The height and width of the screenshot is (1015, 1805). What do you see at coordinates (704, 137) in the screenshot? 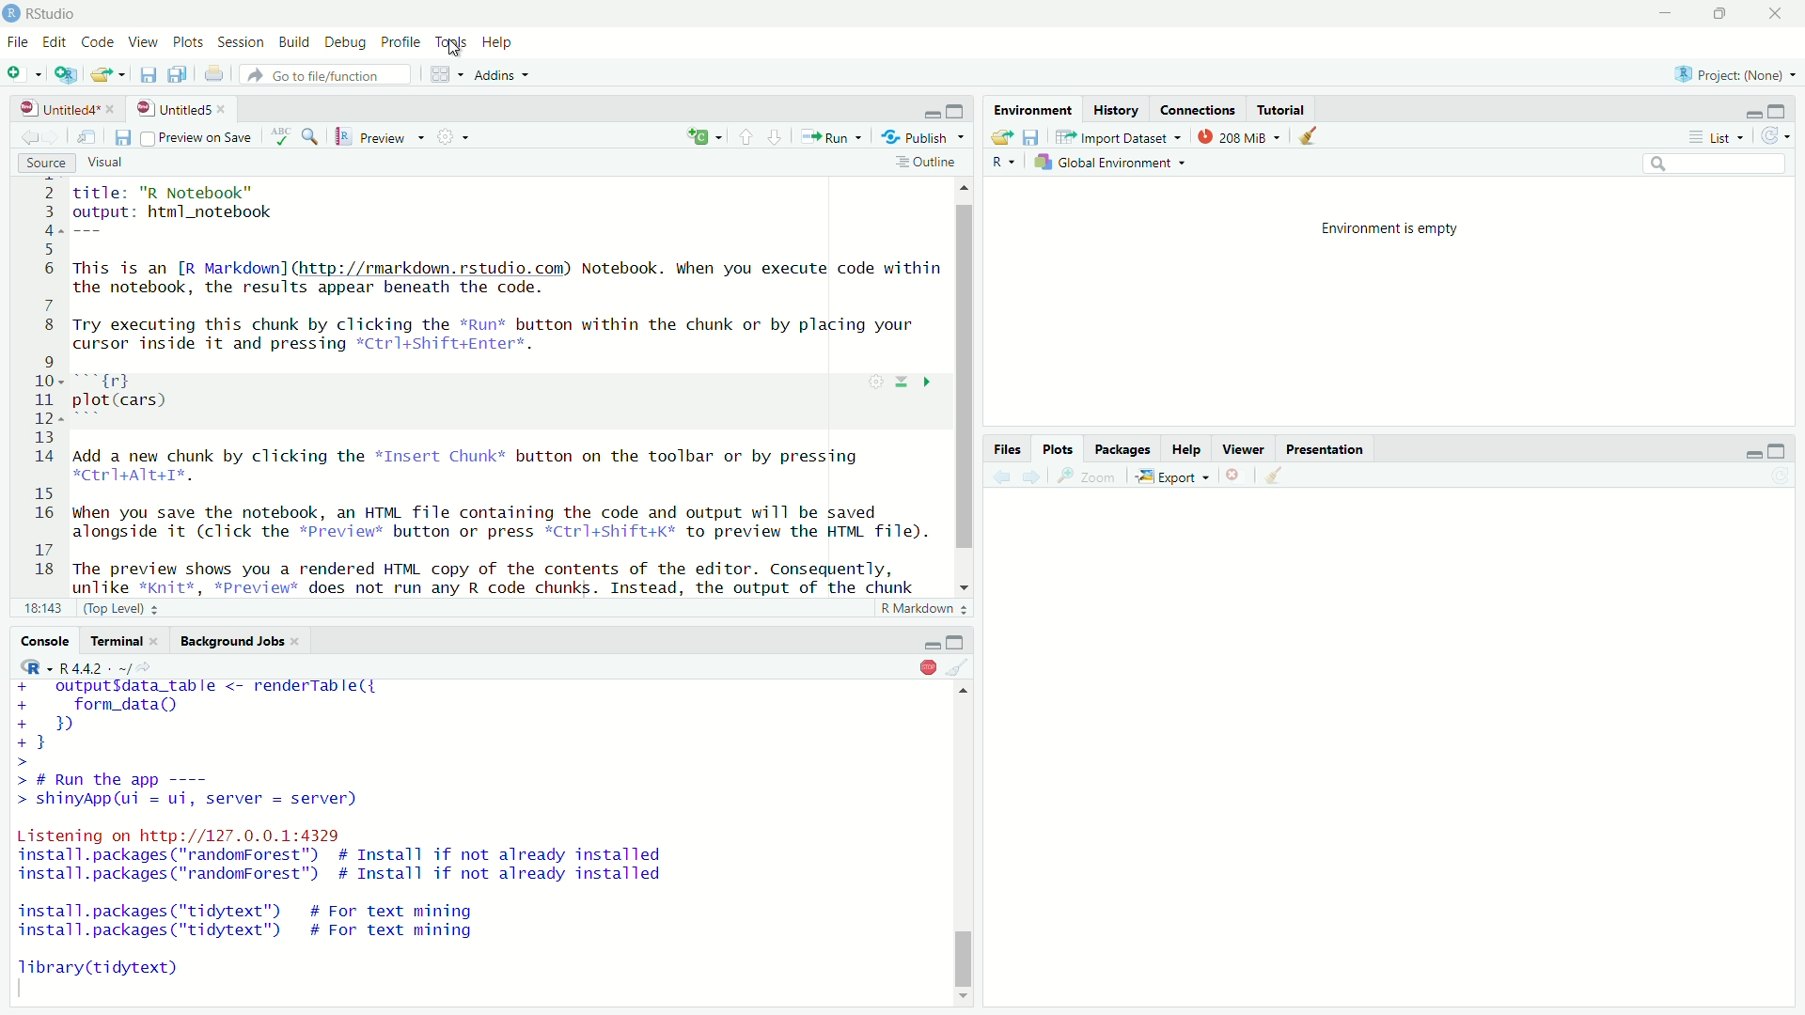
I see `C Add menu` at bounding box center [704, 137].